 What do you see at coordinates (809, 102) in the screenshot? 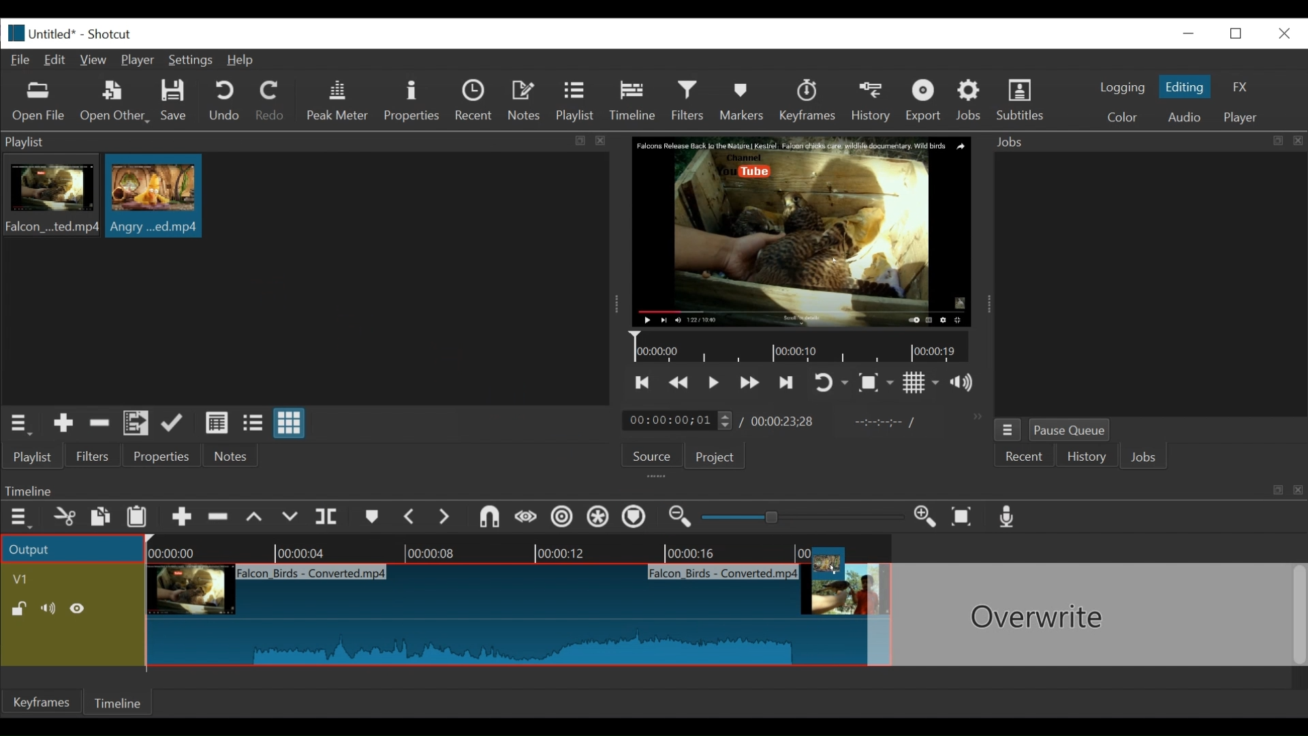
I see `keyframes` at bounding box center [809, 102].